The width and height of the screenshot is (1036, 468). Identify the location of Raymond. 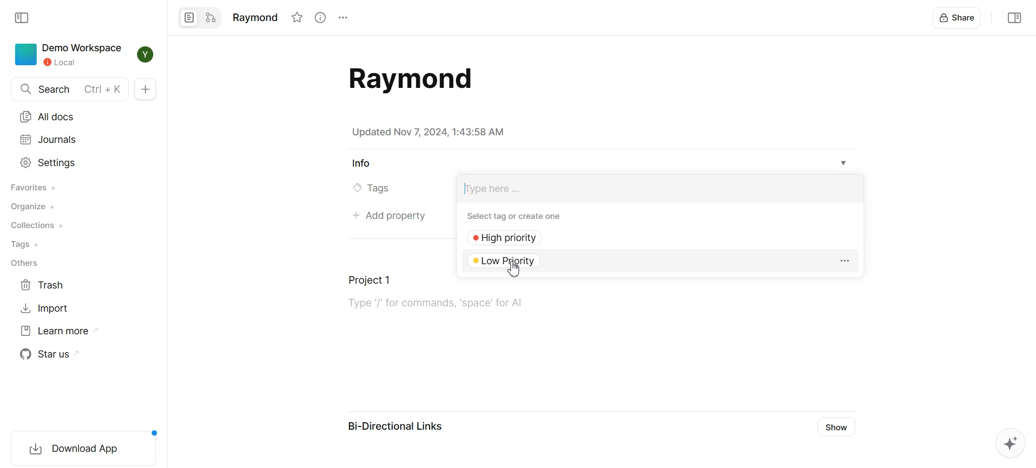
(254, 16).